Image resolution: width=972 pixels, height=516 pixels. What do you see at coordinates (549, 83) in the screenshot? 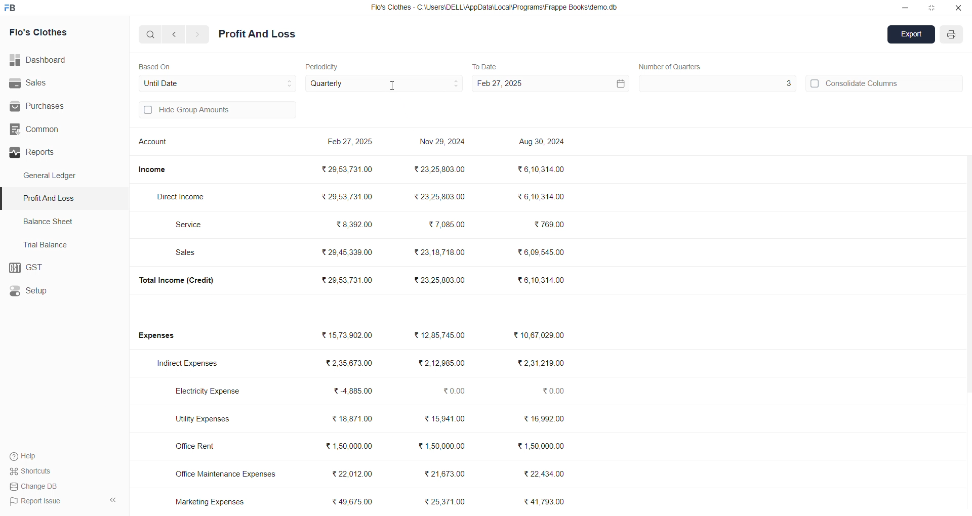
I see `Feb 27, 2025` at bounding box center [549, 83].